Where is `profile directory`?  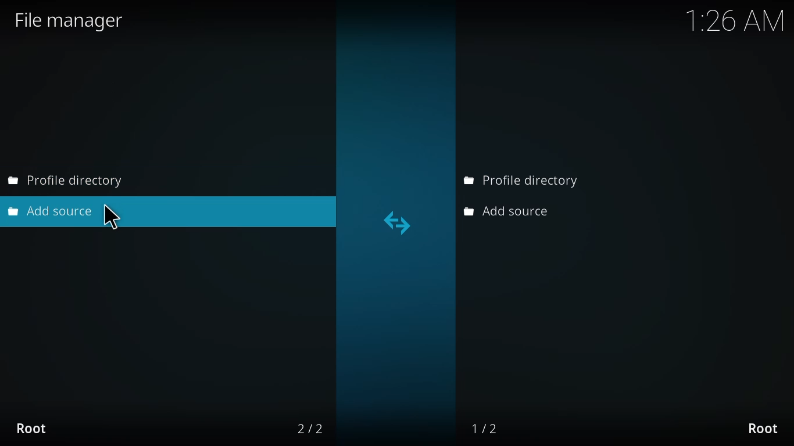 profile directory is located at coordinates (522, 180).